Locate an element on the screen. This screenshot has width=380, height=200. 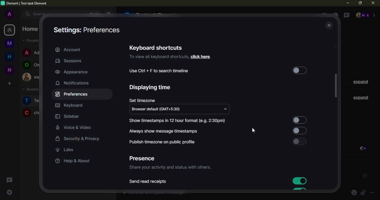
help is located at coordinates (71, 161).